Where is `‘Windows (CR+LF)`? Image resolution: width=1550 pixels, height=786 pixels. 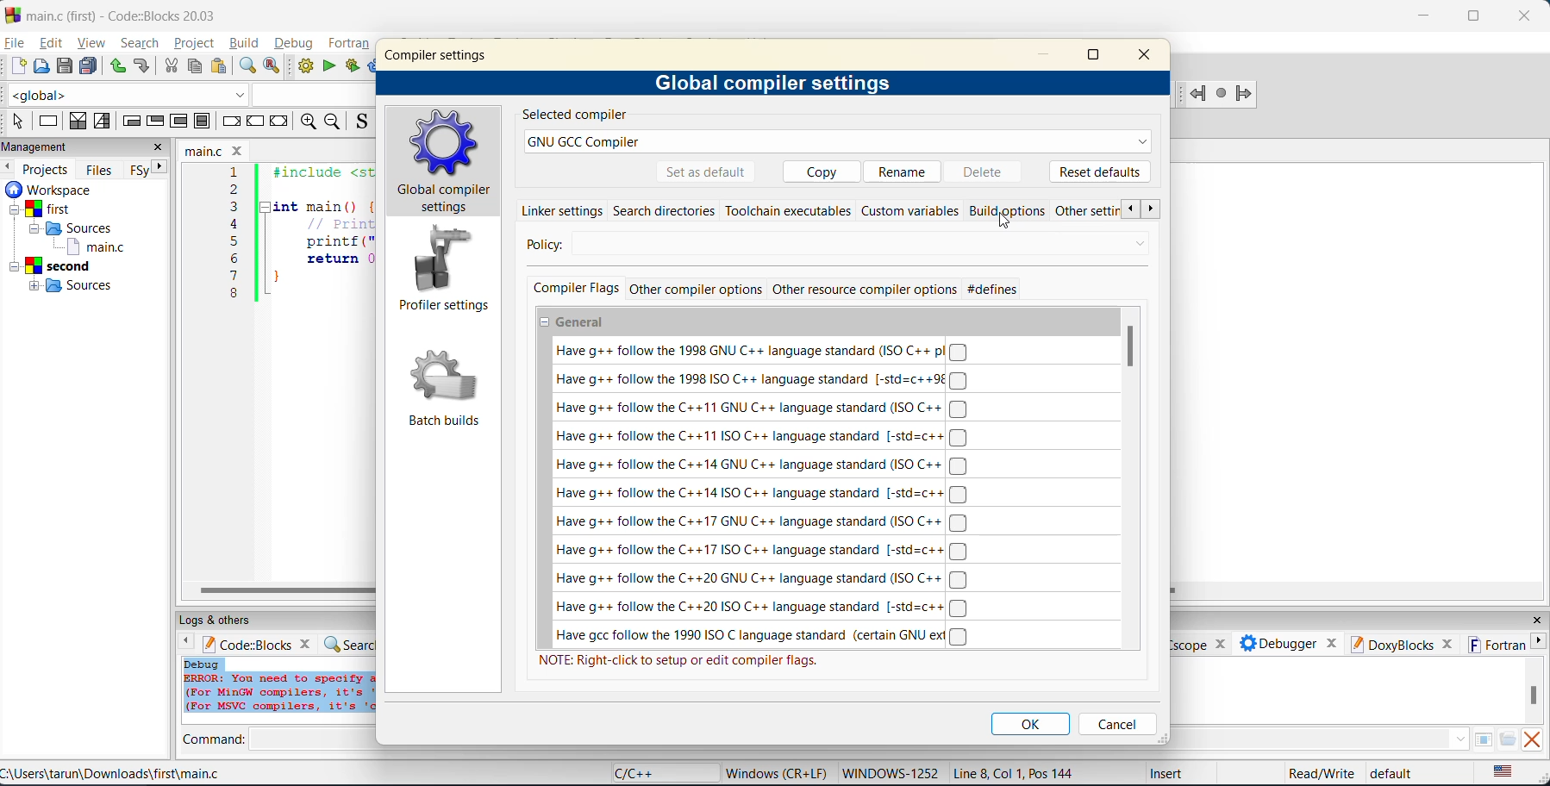 ‘Windows (CR+LF) is located at coordinates (774, 771).